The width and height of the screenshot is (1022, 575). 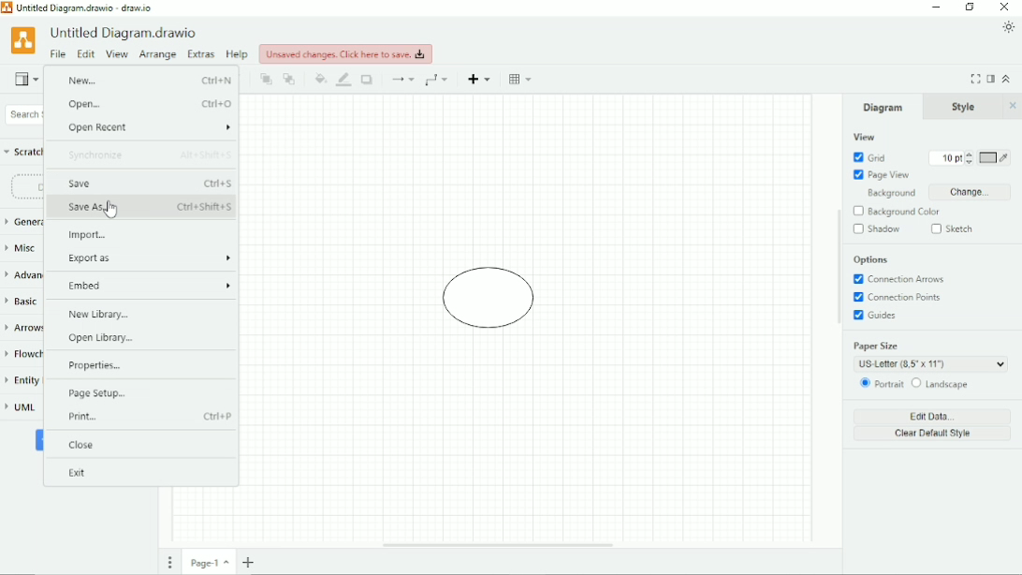 What do you see at coordinates (952, 158) in the screenshot?
I see `Grid size` at bounding box center [952, 158].